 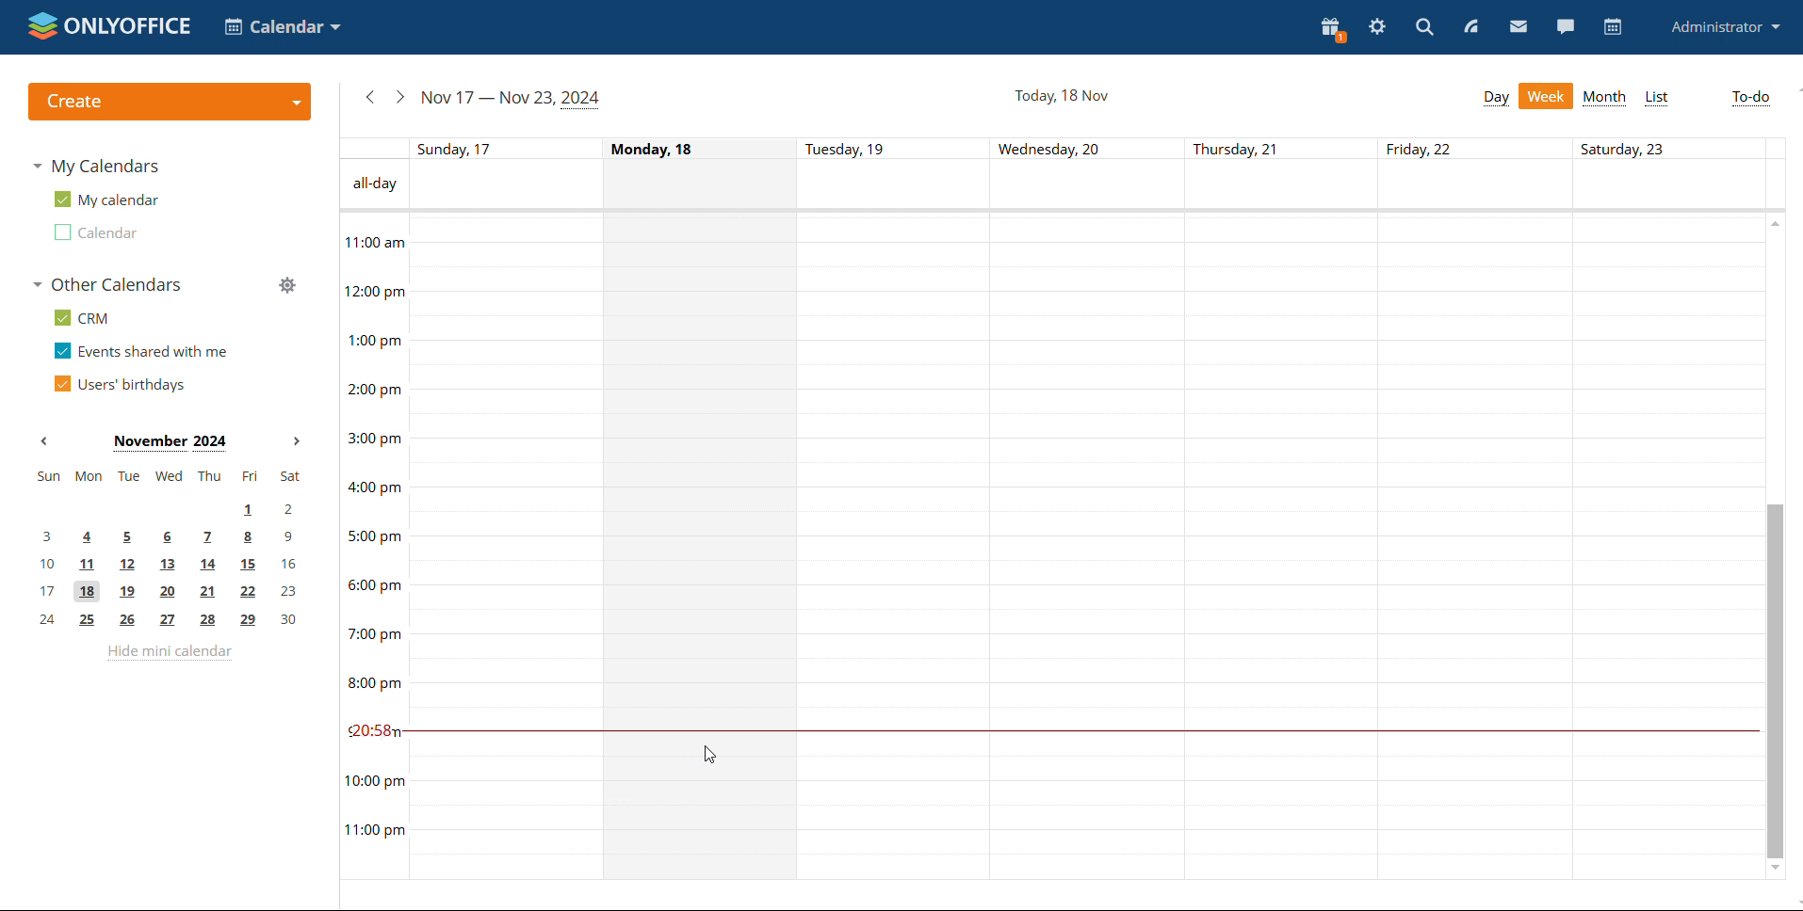 What do you see at coordinates (170, 443) in the screenshot?
I see `Month on display` at bounding box center [170, 443].